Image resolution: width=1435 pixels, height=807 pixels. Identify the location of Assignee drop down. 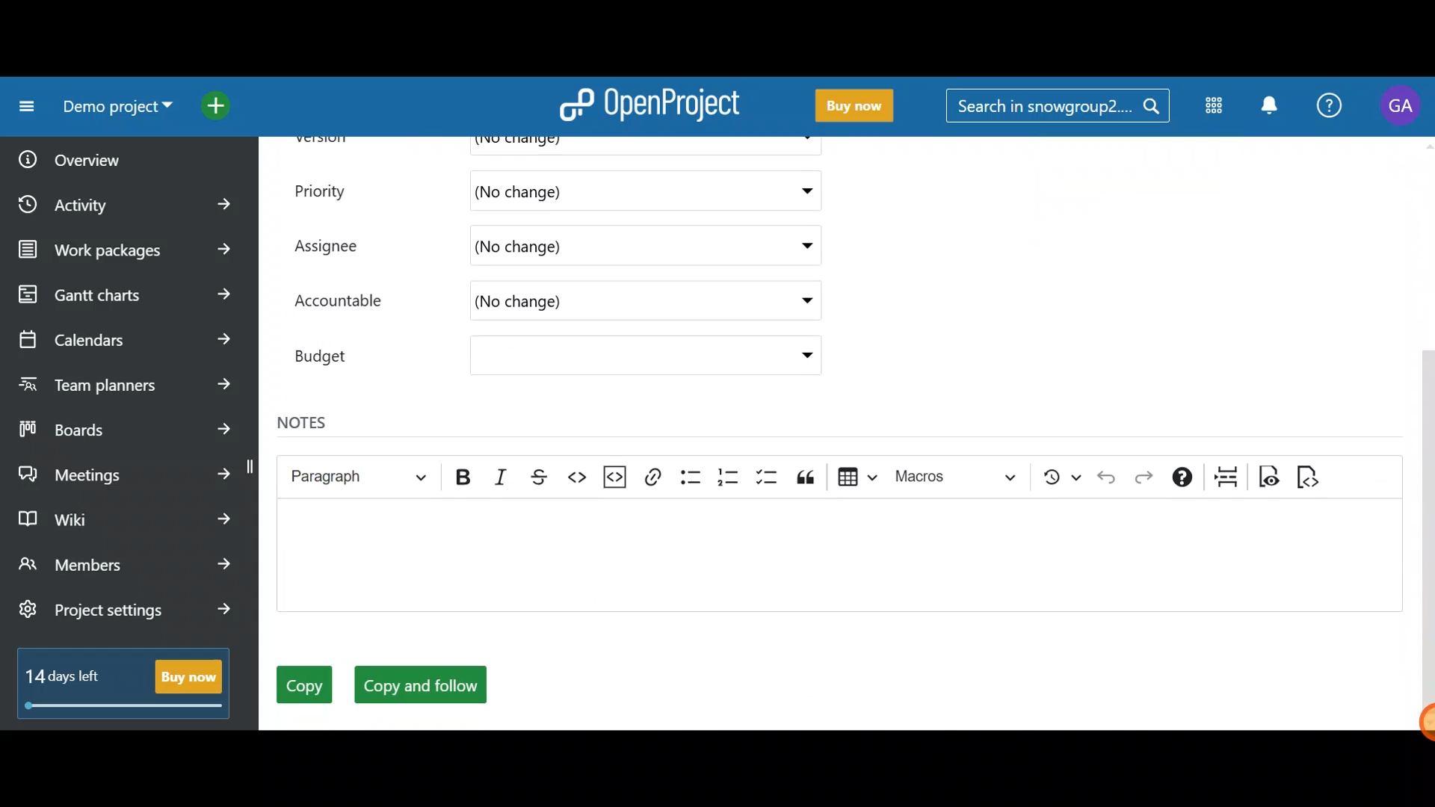
(808, 245).